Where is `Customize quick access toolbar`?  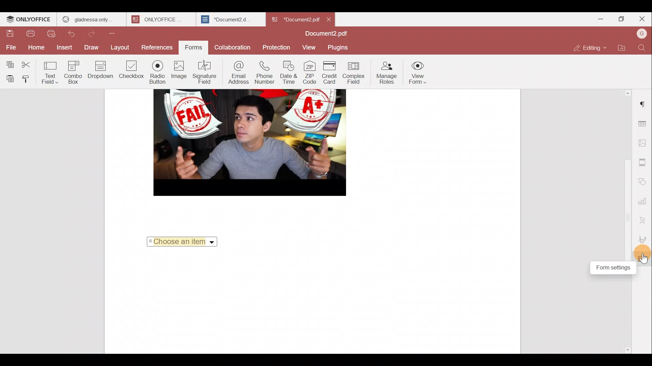 Customize quick access toolbar is located at coordinates (115, 36).